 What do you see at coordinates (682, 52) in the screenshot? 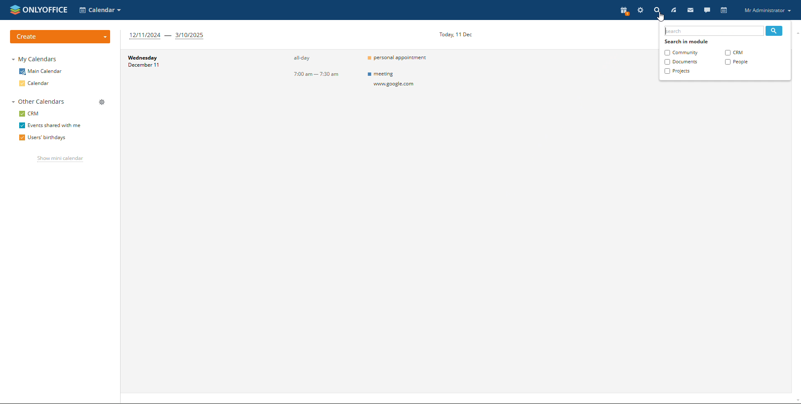
I see `community` at bounding box center [682, 52].